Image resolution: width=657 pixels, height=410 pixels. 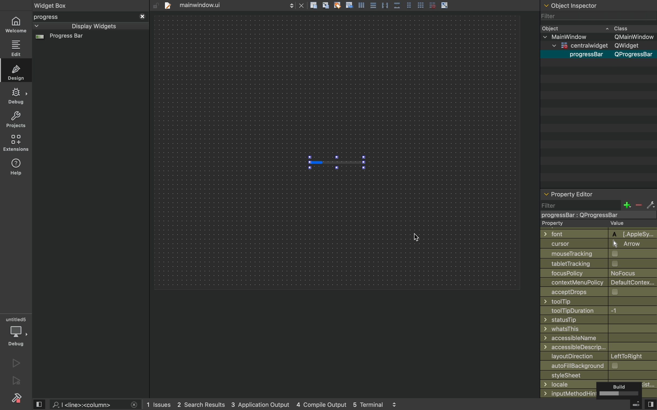 I want to click on cursor, so click(x=596, y=244).